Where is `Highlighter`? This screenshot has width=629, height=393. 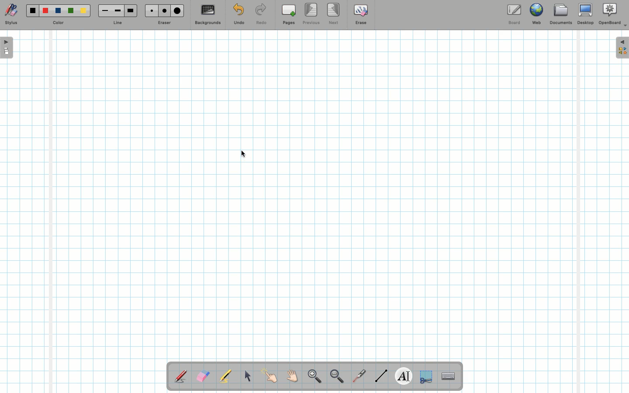
Highlighter is located at coordinates (225, 377).